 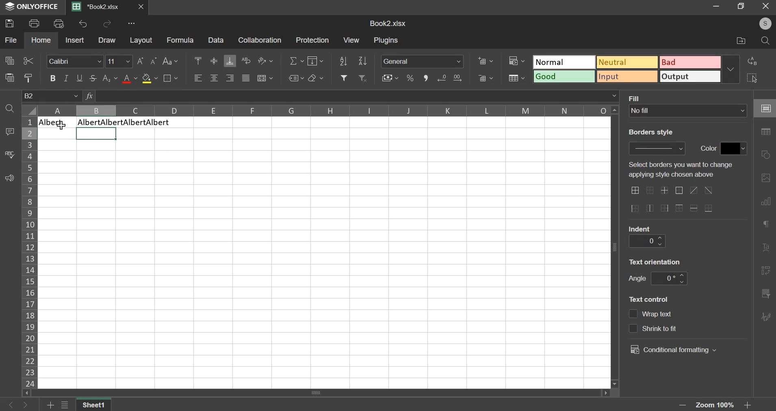 I want to click on rows, so click(x=29, y=251).